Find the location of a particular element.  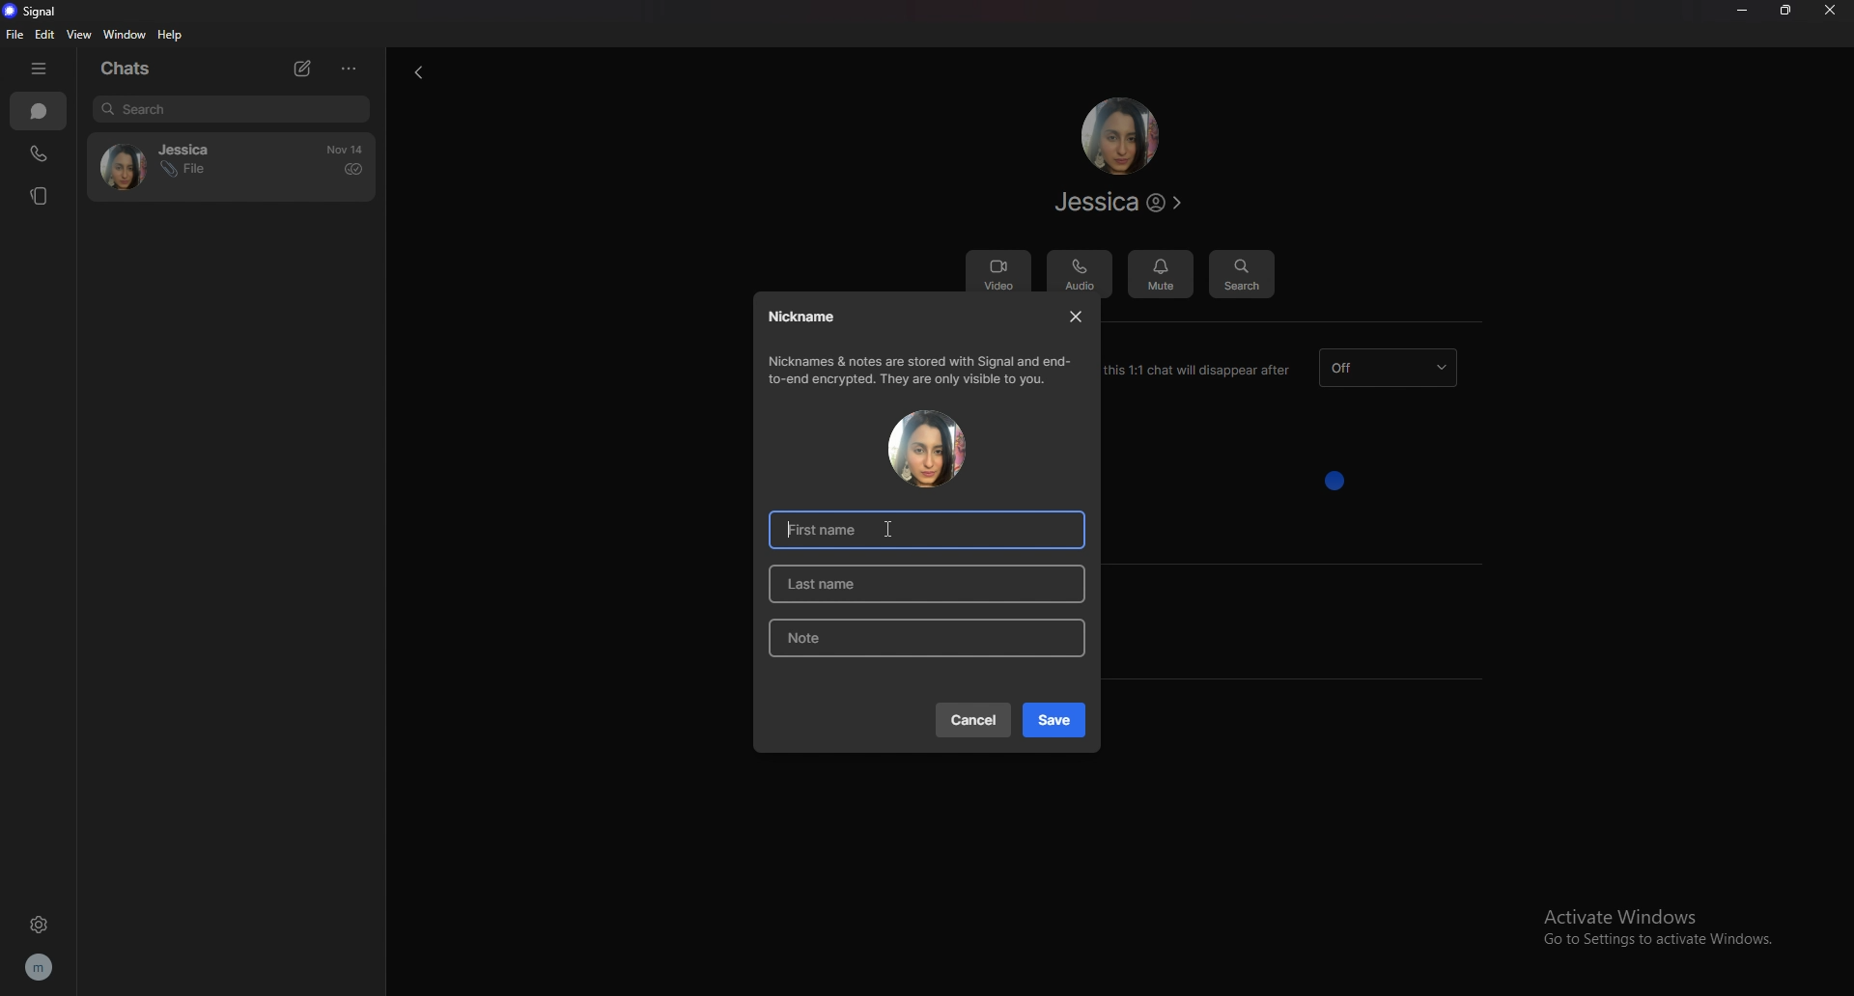

nickname is located at coordinates (804, 317).